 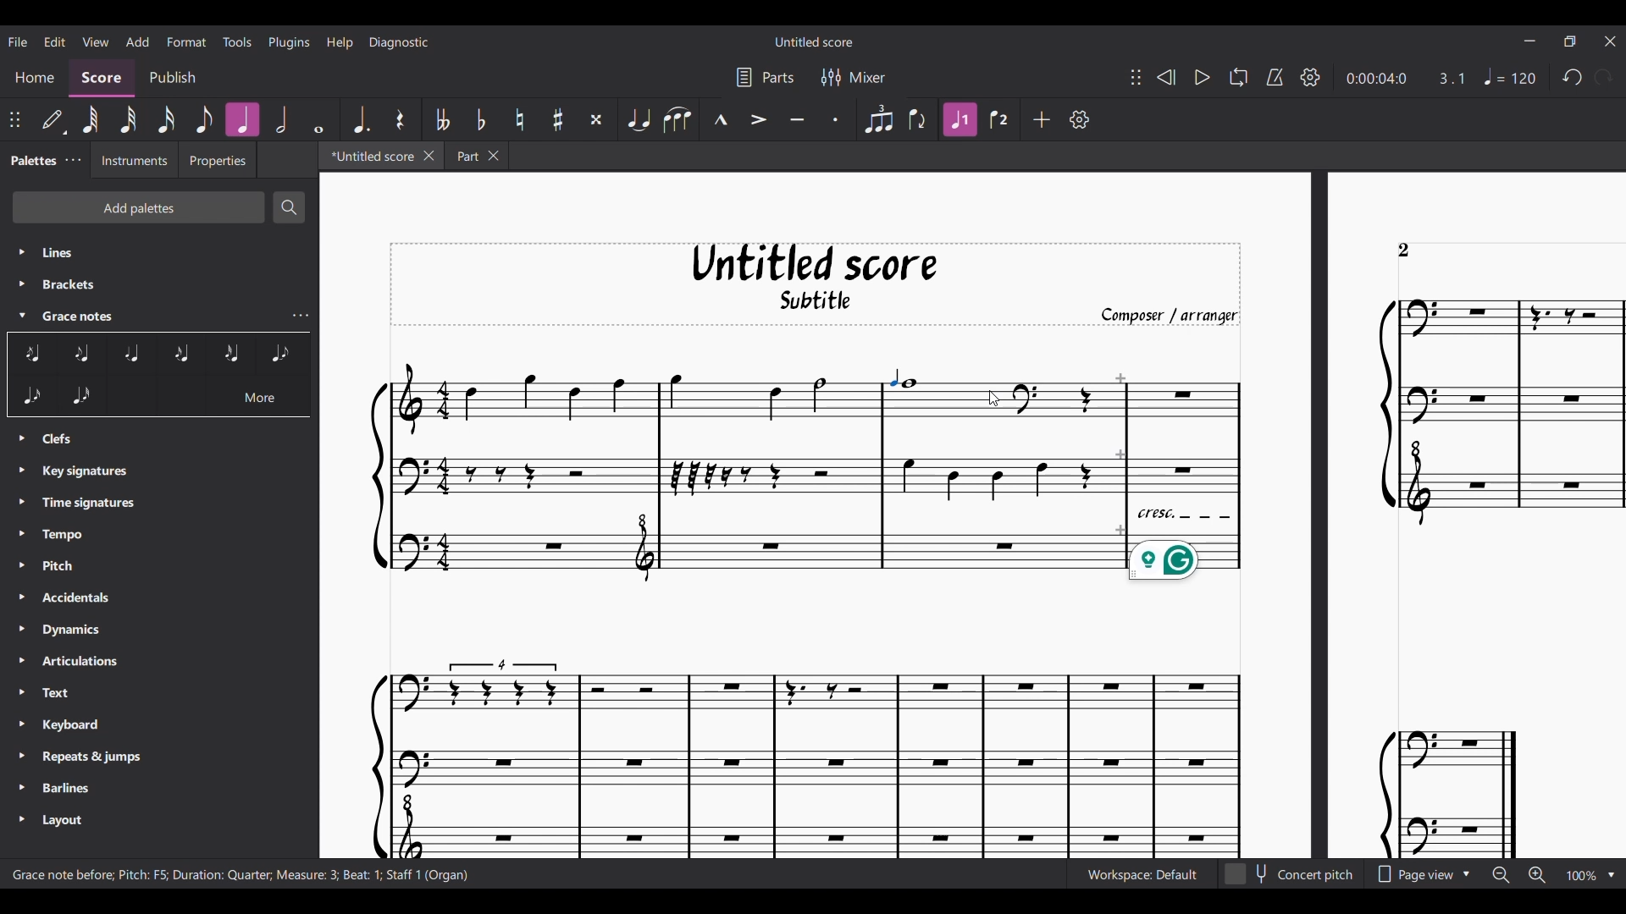 I want to click on Zoom in, so click(x=1537, y=875).